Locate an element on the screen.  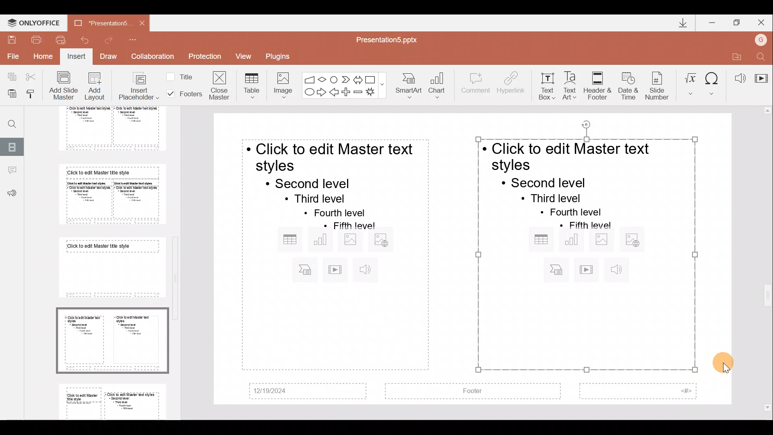
Account name is located at coordinates (763, 39).